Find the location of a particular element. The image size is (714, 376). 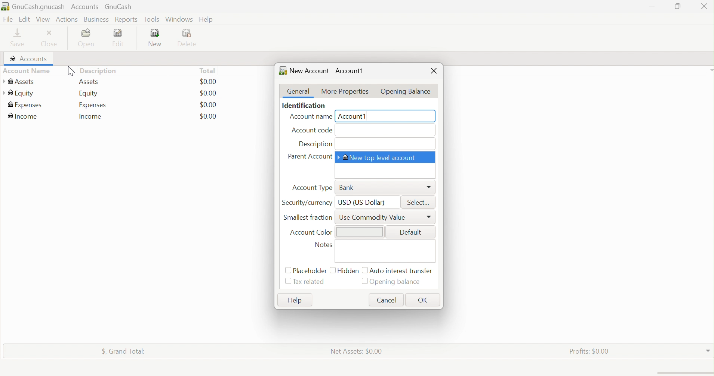

Account name is located at coordinates (309, 117).